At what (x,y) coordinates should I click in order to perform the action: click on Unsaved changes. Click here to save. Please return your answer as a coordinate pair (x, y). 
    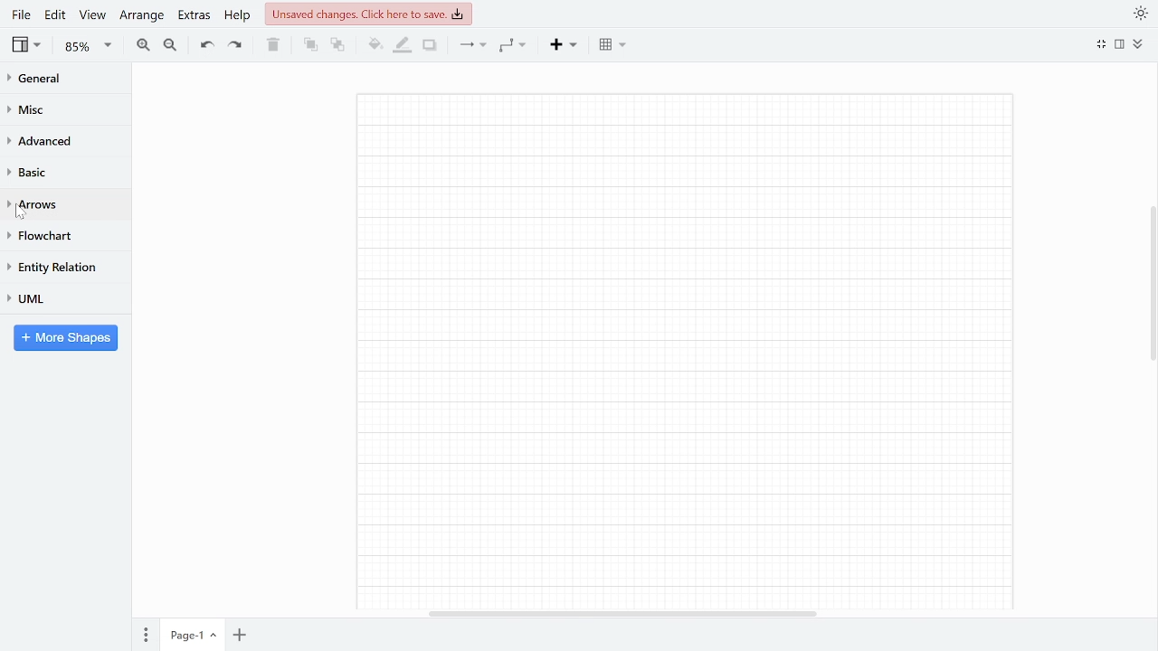
    Looking at the image, I should click on (367, 14).